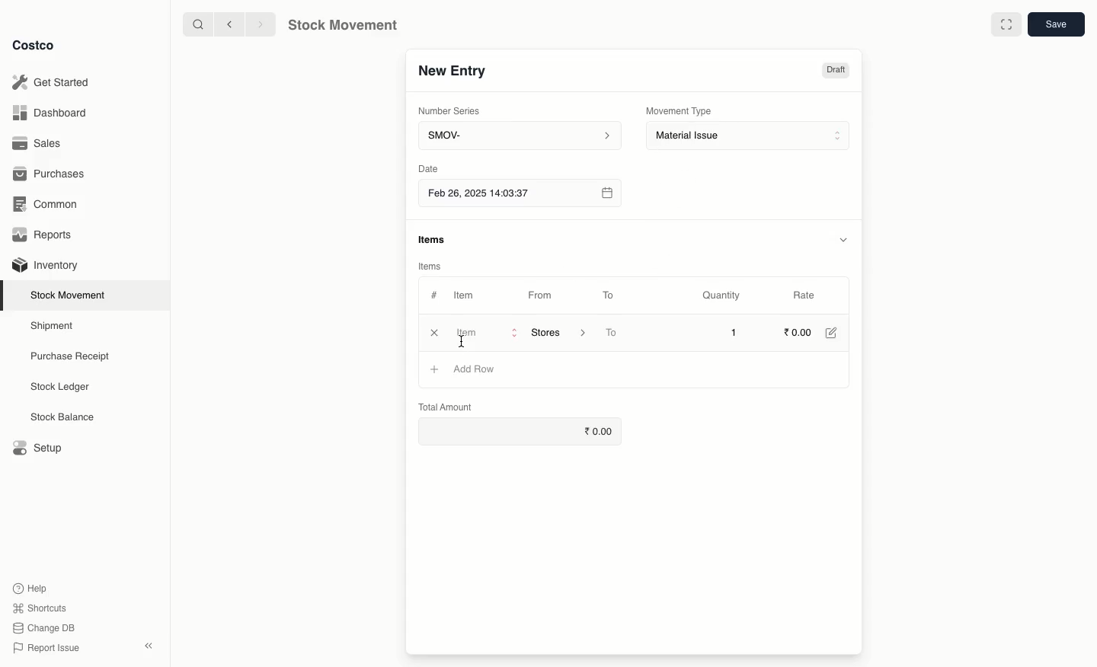 The width and height of the screenshot is (1097, 667). What do you see at coordinates (40, 606) in the screenshot?
I see `Shortcuts` at bounding box center [40, 606].